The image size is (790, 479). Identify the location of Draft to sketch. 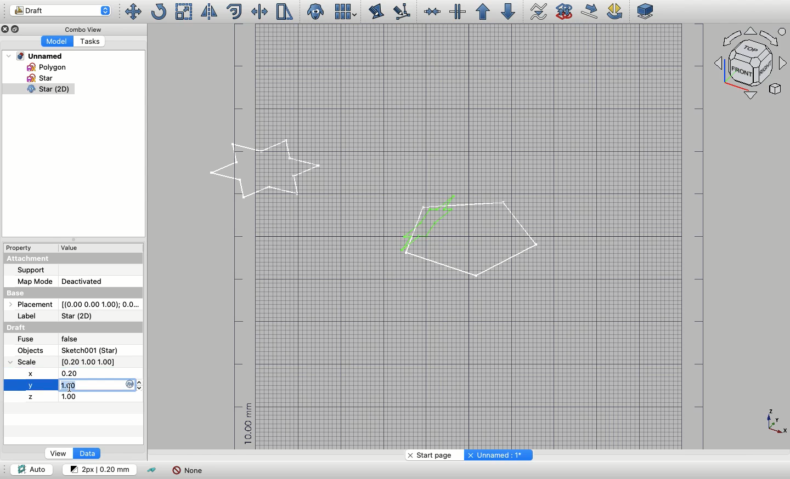
(565, 10).